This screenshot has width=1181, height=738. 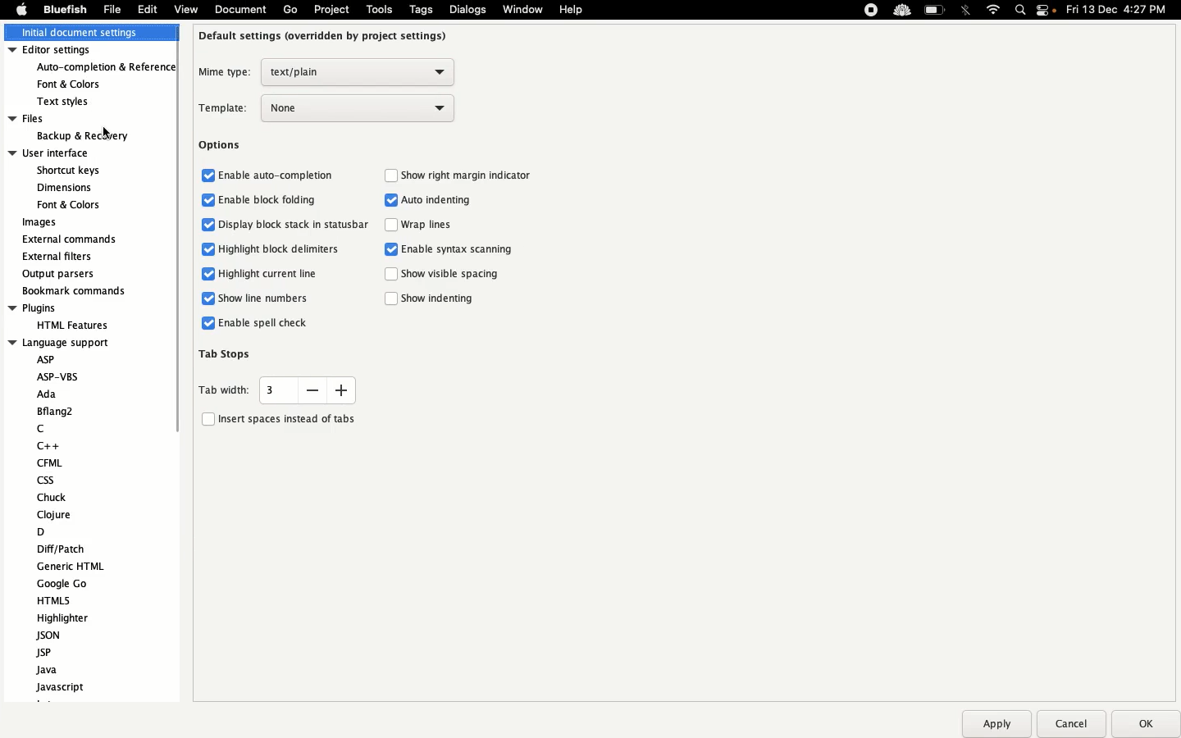 I want to click on Ok, so click(x=1145, y=724).